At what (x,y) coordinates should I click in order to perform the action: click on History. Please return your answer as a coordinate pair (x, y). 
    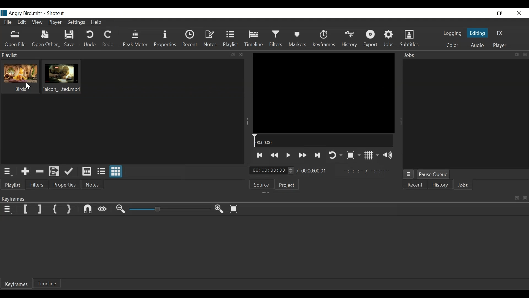
    Looking at the image, I should click on (349, 40).